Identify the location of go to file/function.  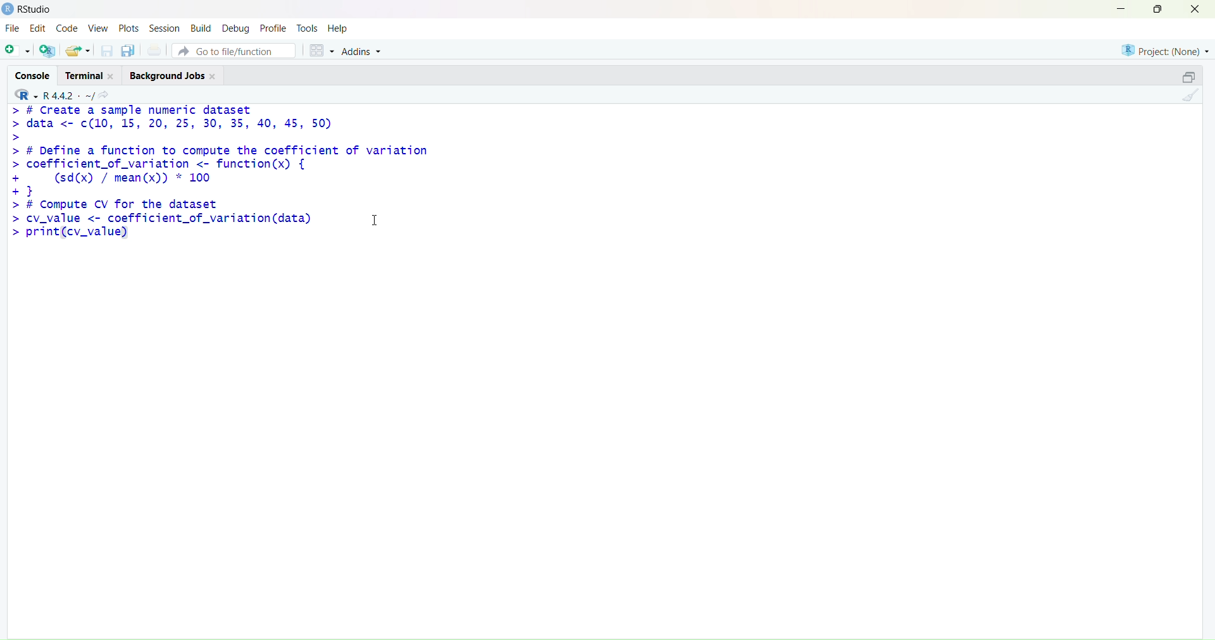
(234, 51).